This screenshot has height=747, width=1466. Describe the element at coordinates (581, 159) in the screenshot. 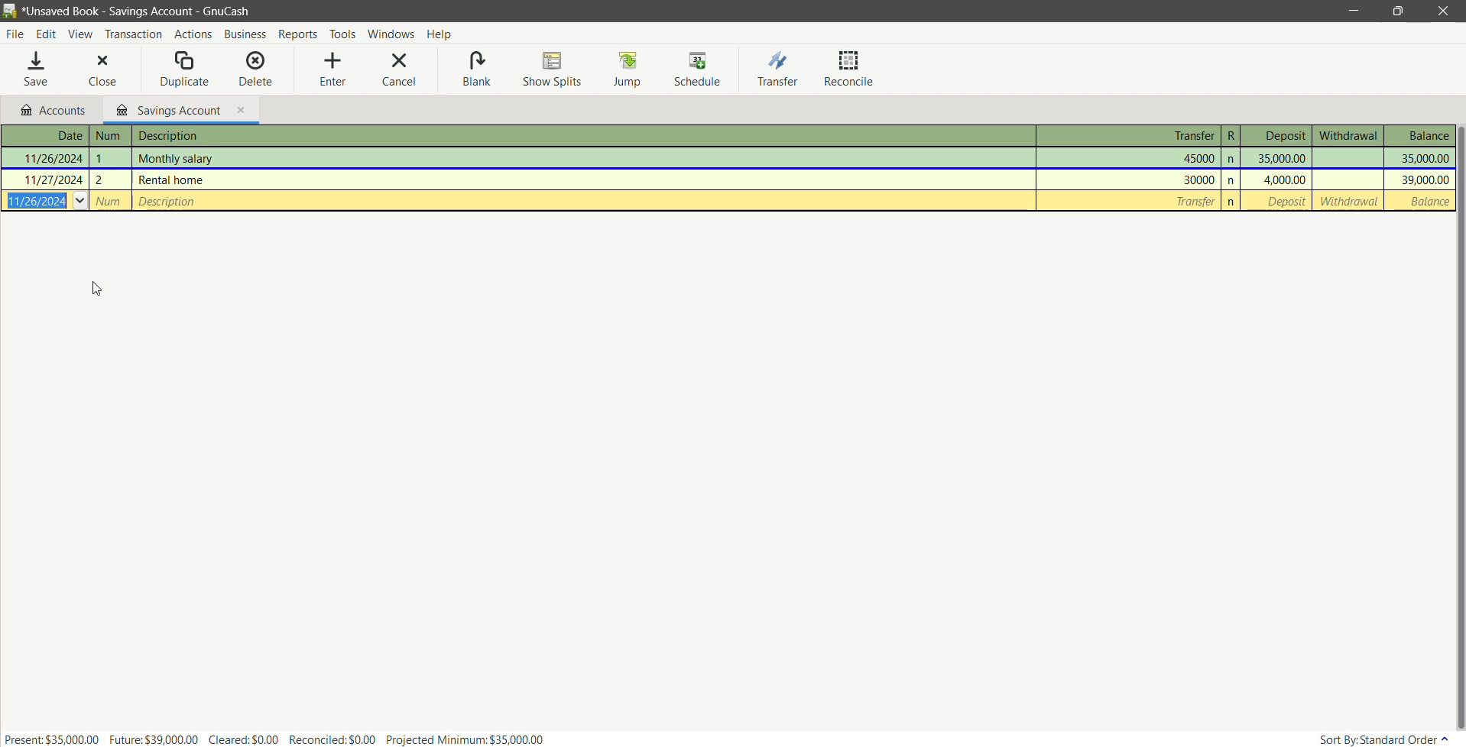

I see `Monthly salary` at that location.